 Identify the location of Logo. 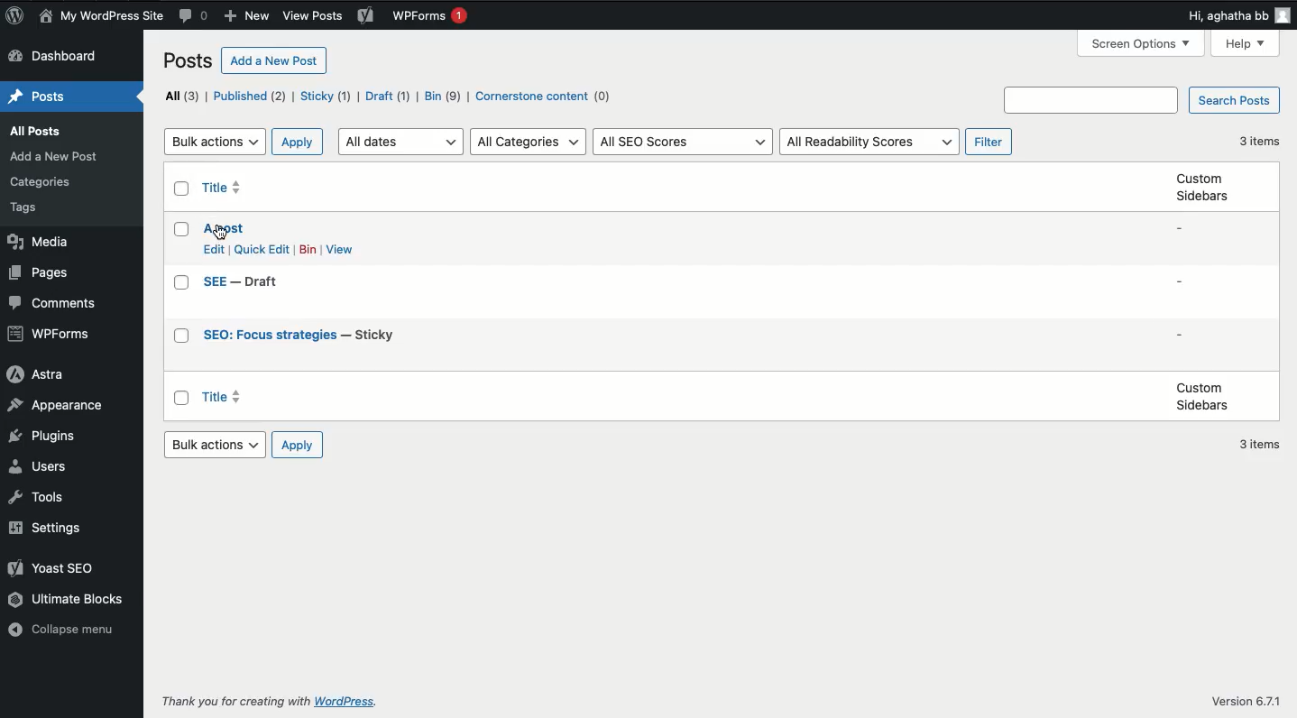
(16, 16).